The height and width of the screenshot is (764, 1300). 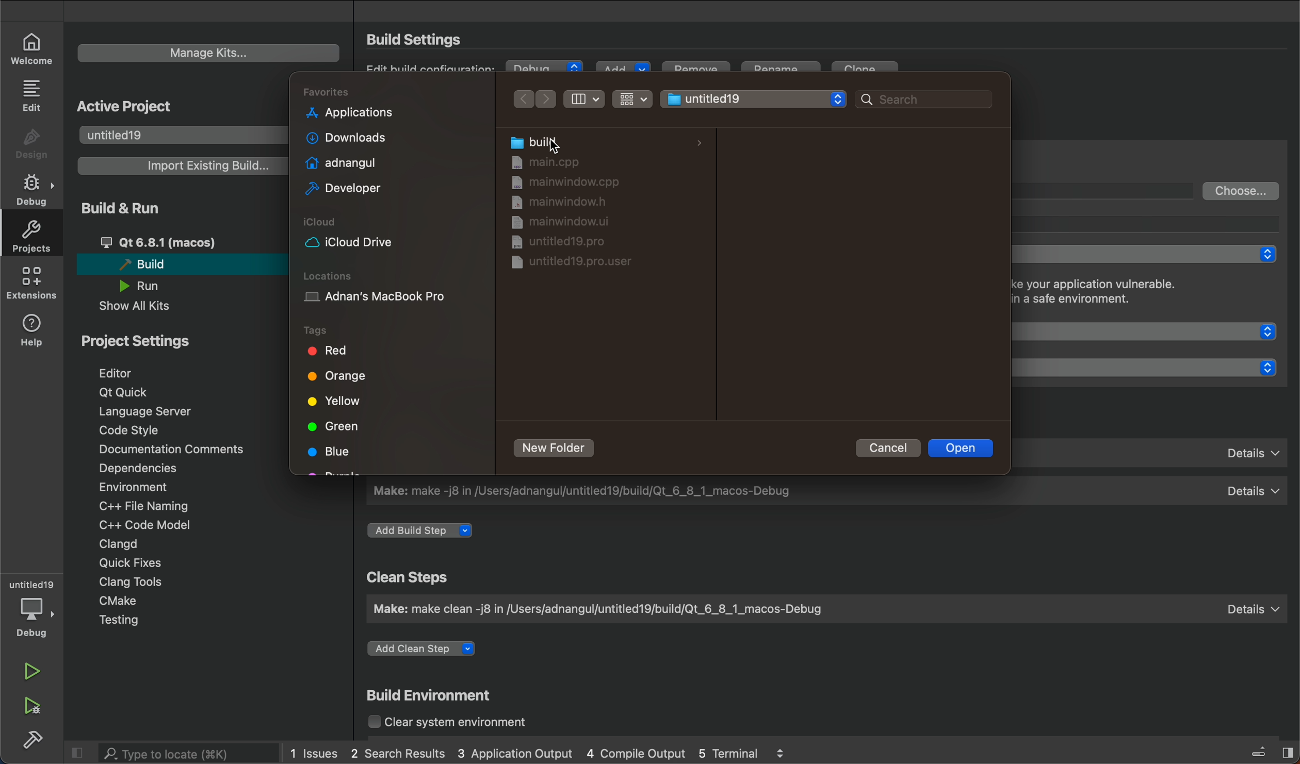 I want to click on red, so click(x=333, y=353).